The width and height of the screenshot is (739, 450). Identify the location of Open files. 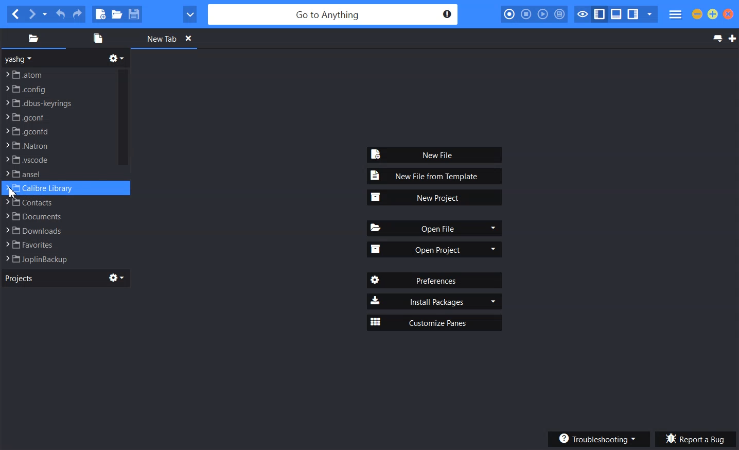
(96, 38).